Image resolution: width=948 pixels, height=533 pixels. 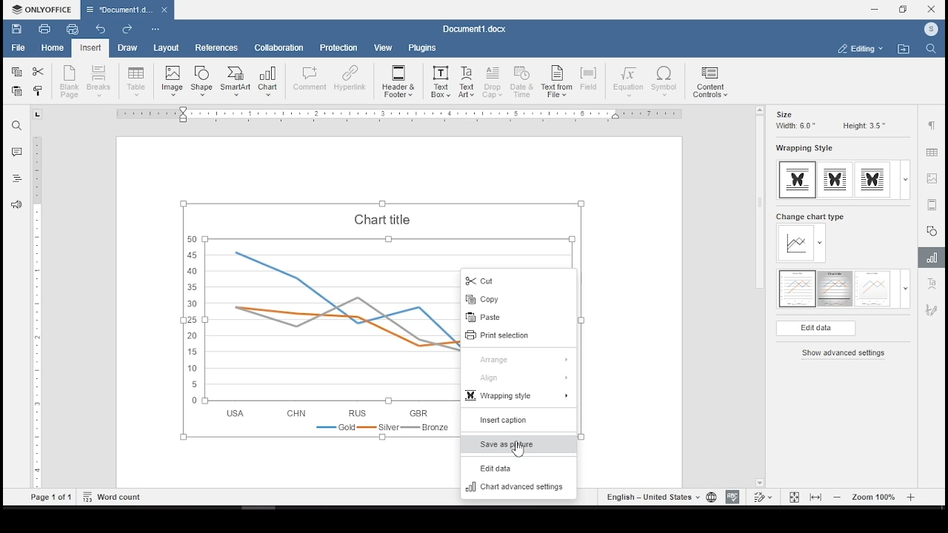 I want to click on draw, so click(x=128, y=47).